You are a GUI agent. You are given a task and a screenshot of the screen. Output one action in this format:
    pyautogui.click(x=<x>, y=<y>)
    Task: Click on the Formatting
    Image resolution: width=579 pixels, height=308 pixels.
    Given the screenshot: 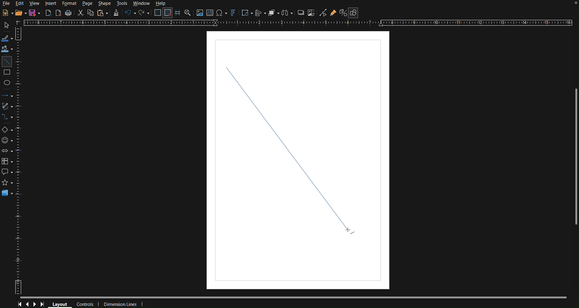 What is the action you would take?
    pyautogui.click(x=116, y=13)
    